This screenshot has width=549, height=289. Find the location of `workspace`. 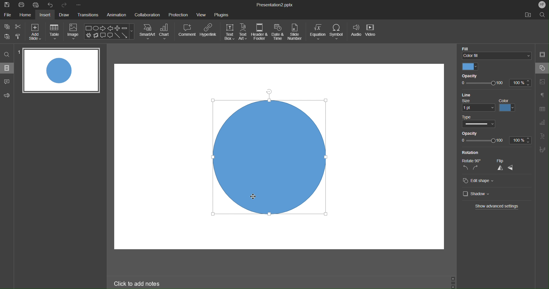

workspace is located at coordinates (156, 157).